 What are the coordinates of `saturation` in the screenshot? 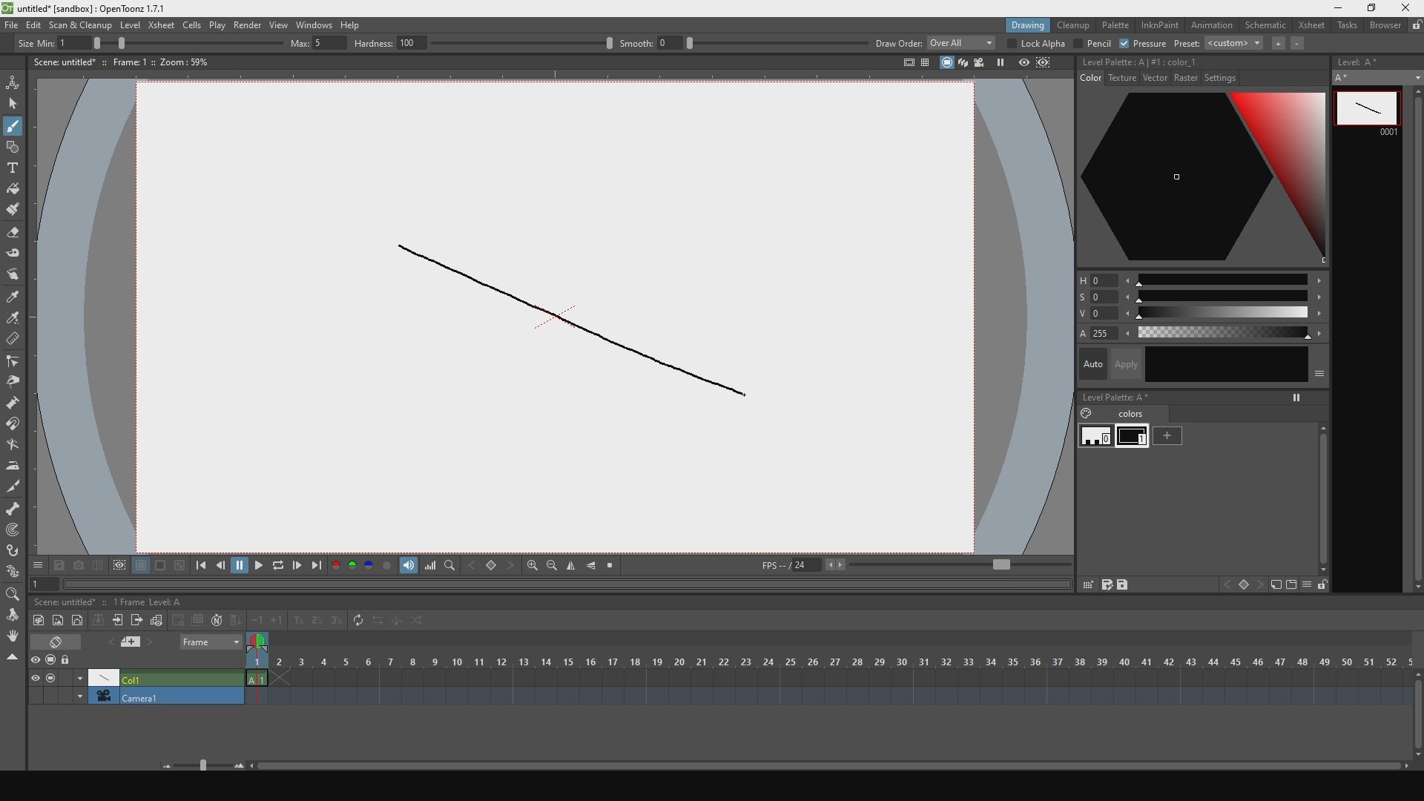 It's located at (1199, 297).